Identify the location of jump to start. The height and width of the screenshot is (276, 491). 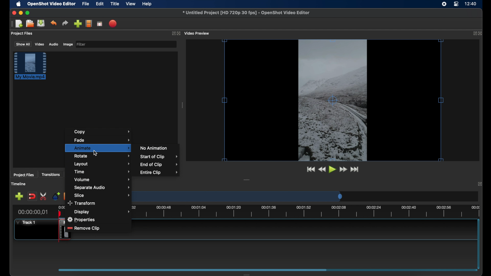
(310, 169).